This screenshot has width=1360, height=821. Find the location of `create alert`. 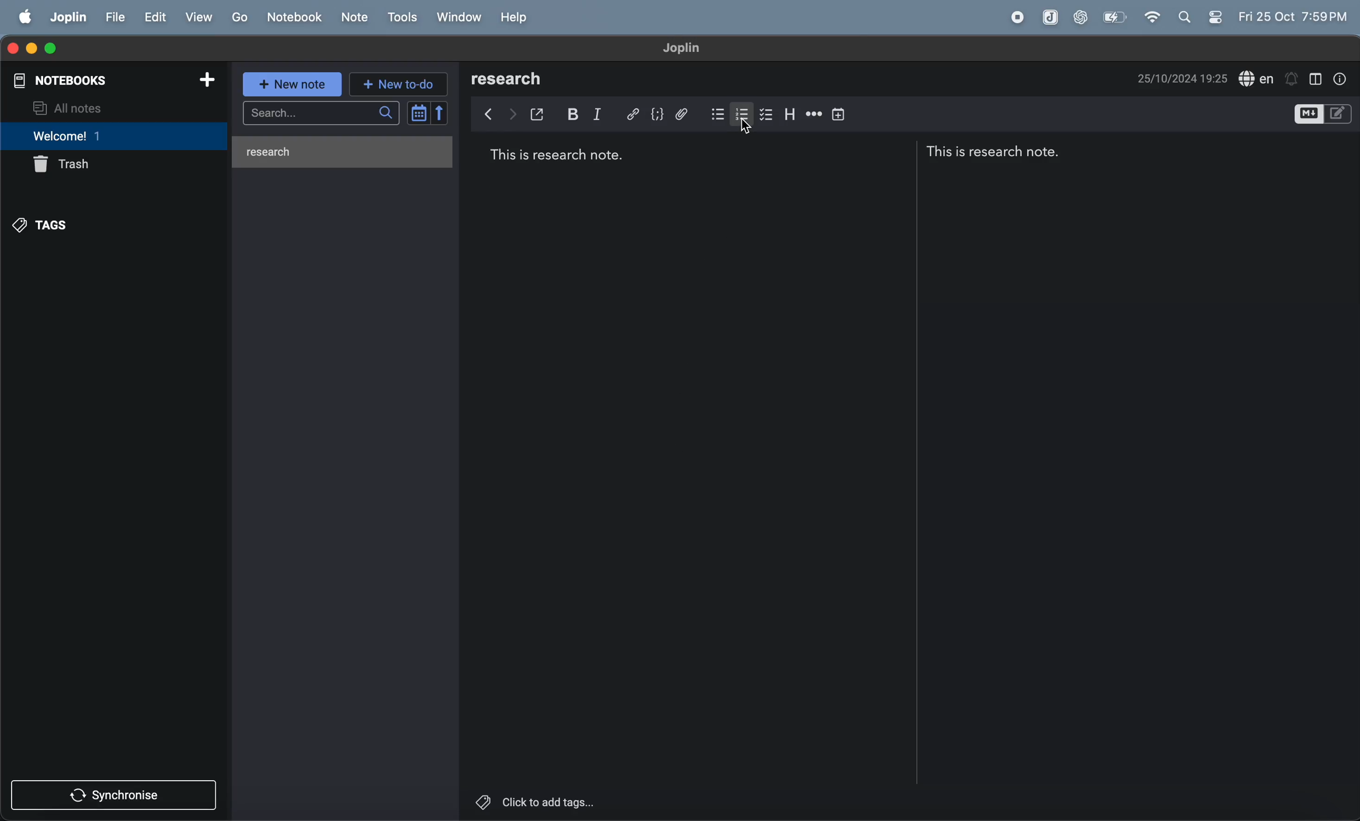

create alert is located at coordinates (1292, 80).